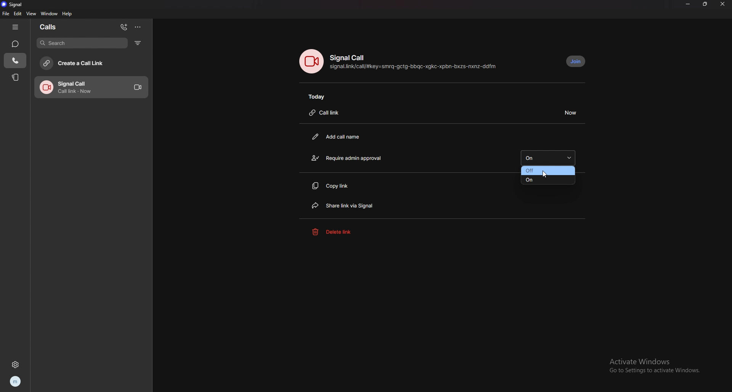 Image resolution: width=732 pixels, height=392 pixels. I want to click on resize, so click(706, 4).